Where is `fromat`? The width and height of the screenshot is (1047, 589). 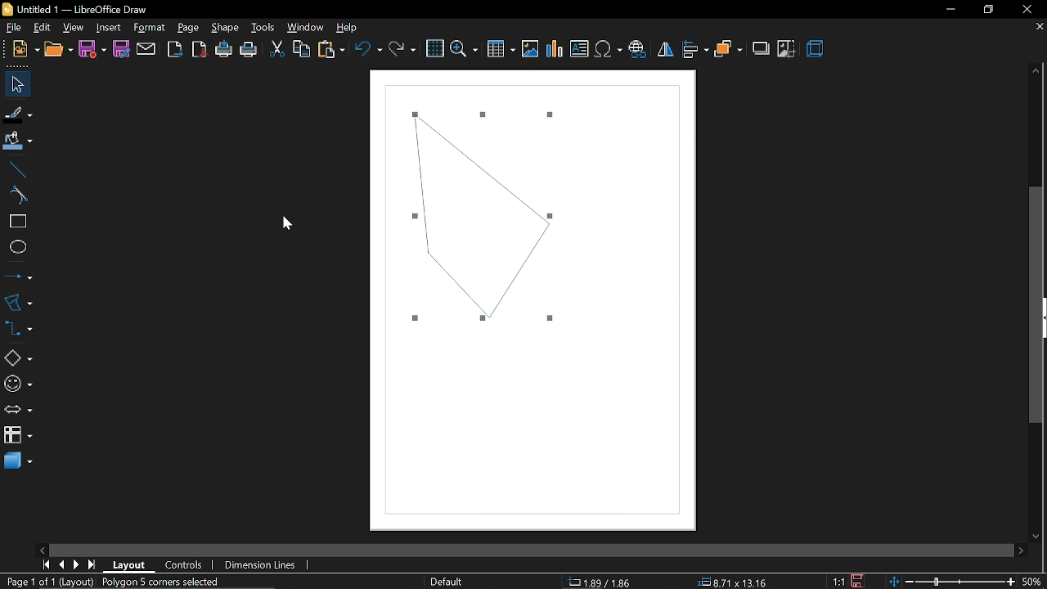
fromat is located at coordinates (149, 28).